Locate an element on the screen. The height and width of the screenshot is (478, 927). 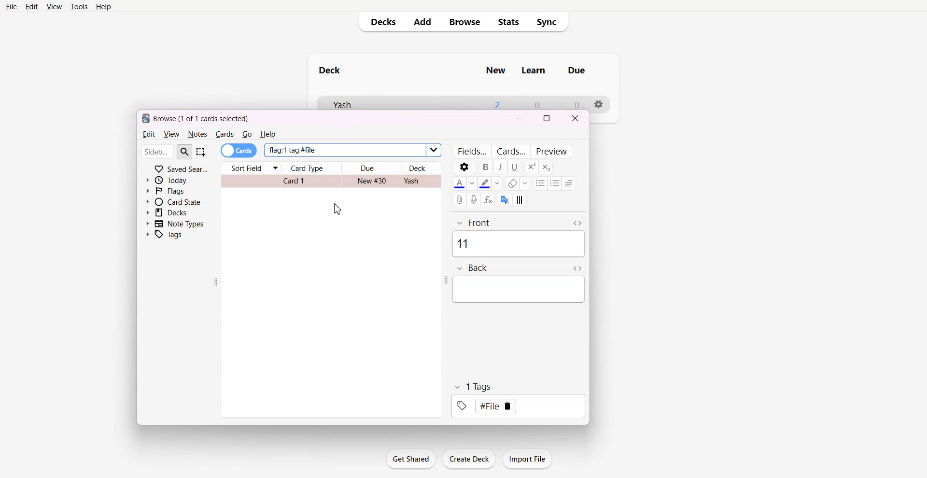
Sync is located at coordinates (549, 22).